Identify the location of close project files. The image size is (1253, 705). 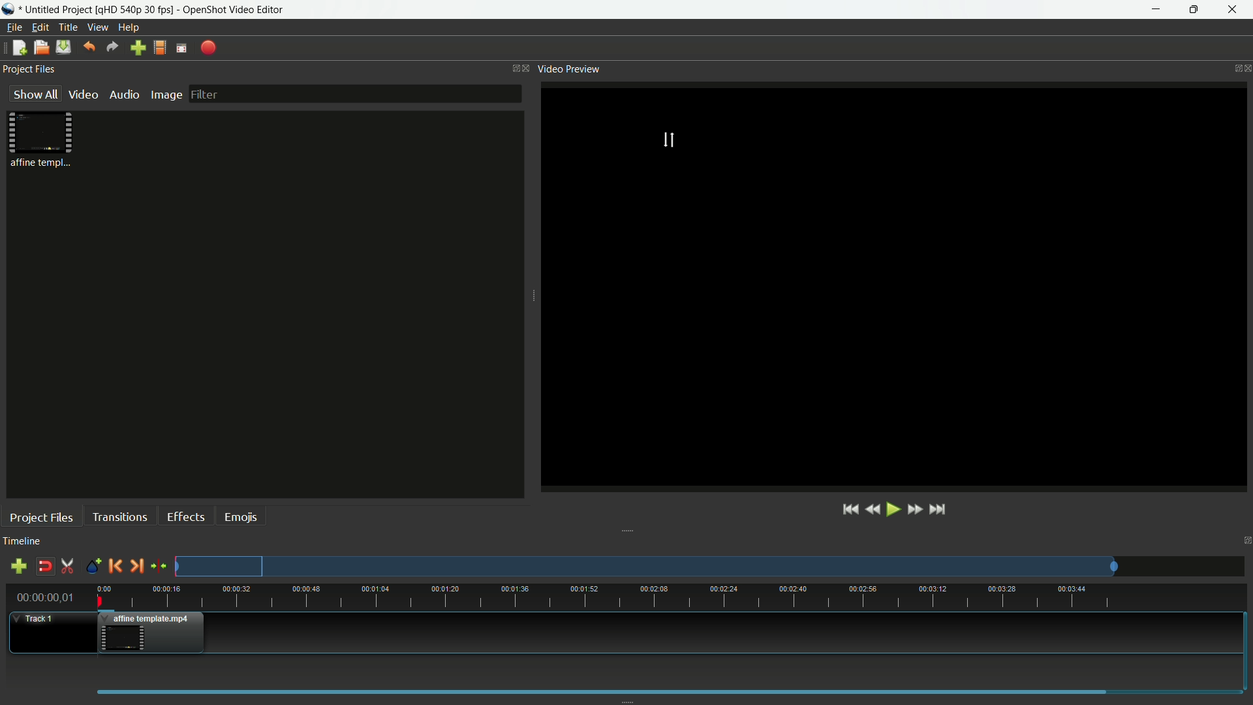
(527, 68).